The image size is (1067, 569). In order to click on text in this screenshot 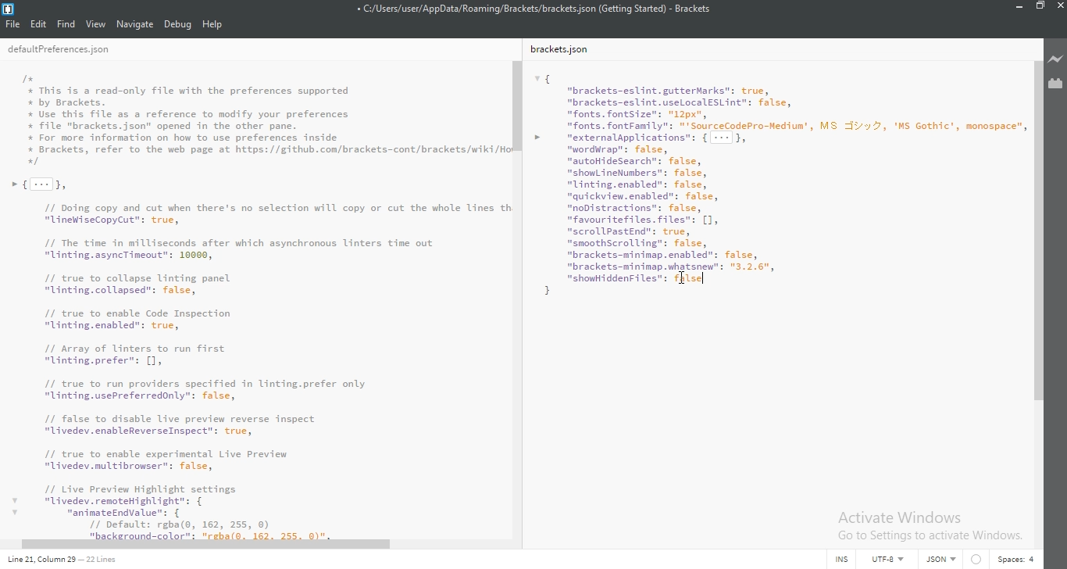, I will do `click(944, 560)`.